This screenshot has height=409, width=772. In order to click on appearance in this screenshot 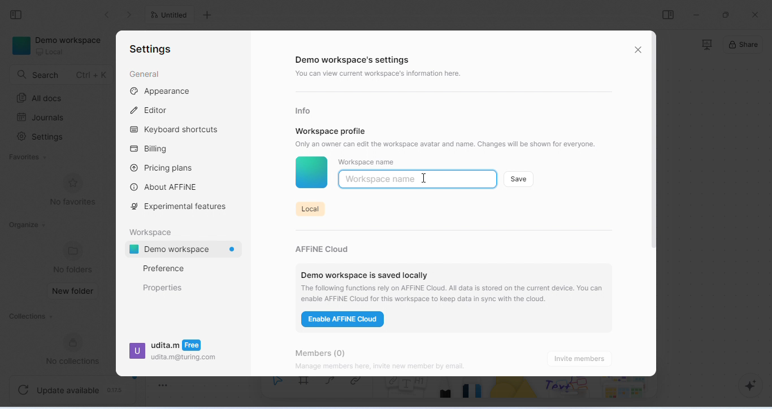, I will do `click(161, 92)`.